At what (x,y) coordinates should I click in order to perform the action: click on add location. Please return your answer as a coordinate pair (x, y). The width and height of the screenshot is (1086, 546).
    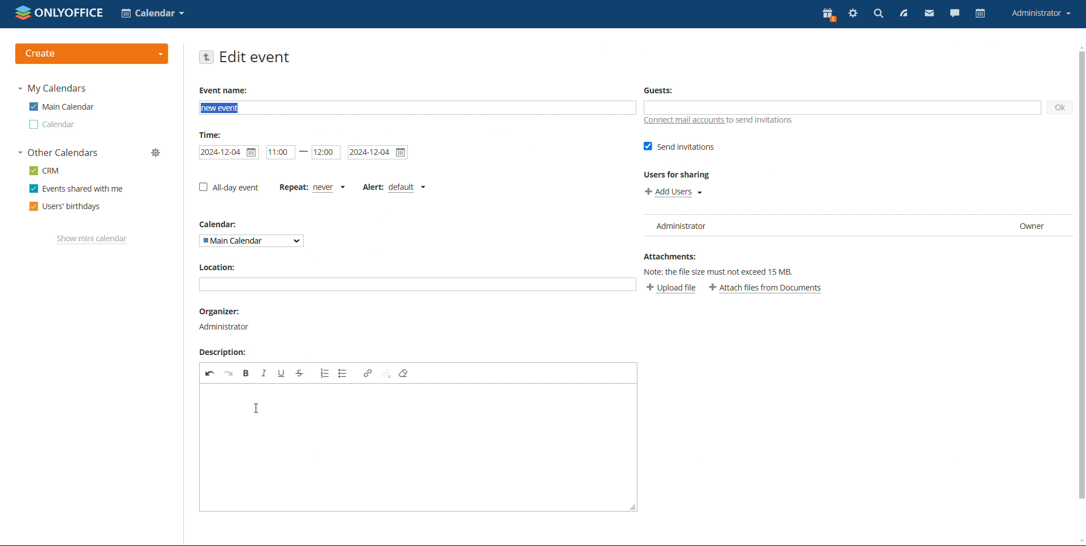
    Looking at the image, I should click on (417, 284).